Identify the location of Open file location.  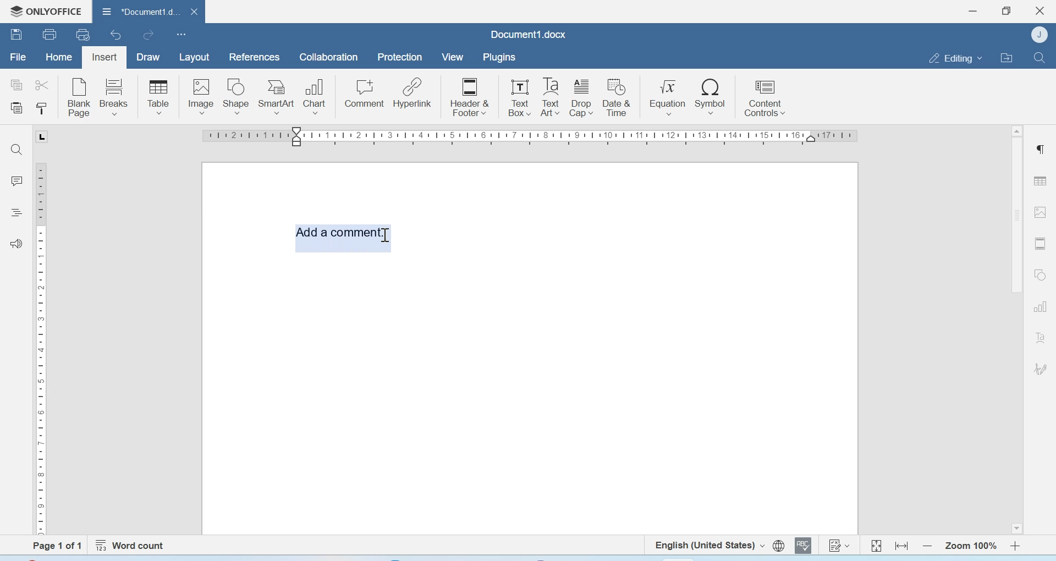
(1007, 57).